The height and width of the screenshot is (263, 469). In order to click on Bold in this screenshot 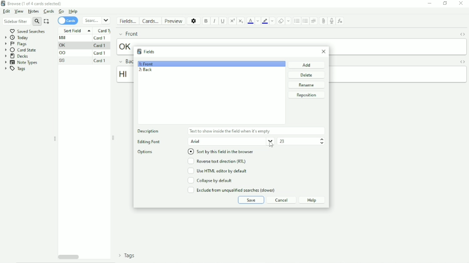, I will do `click(207, 21)`.